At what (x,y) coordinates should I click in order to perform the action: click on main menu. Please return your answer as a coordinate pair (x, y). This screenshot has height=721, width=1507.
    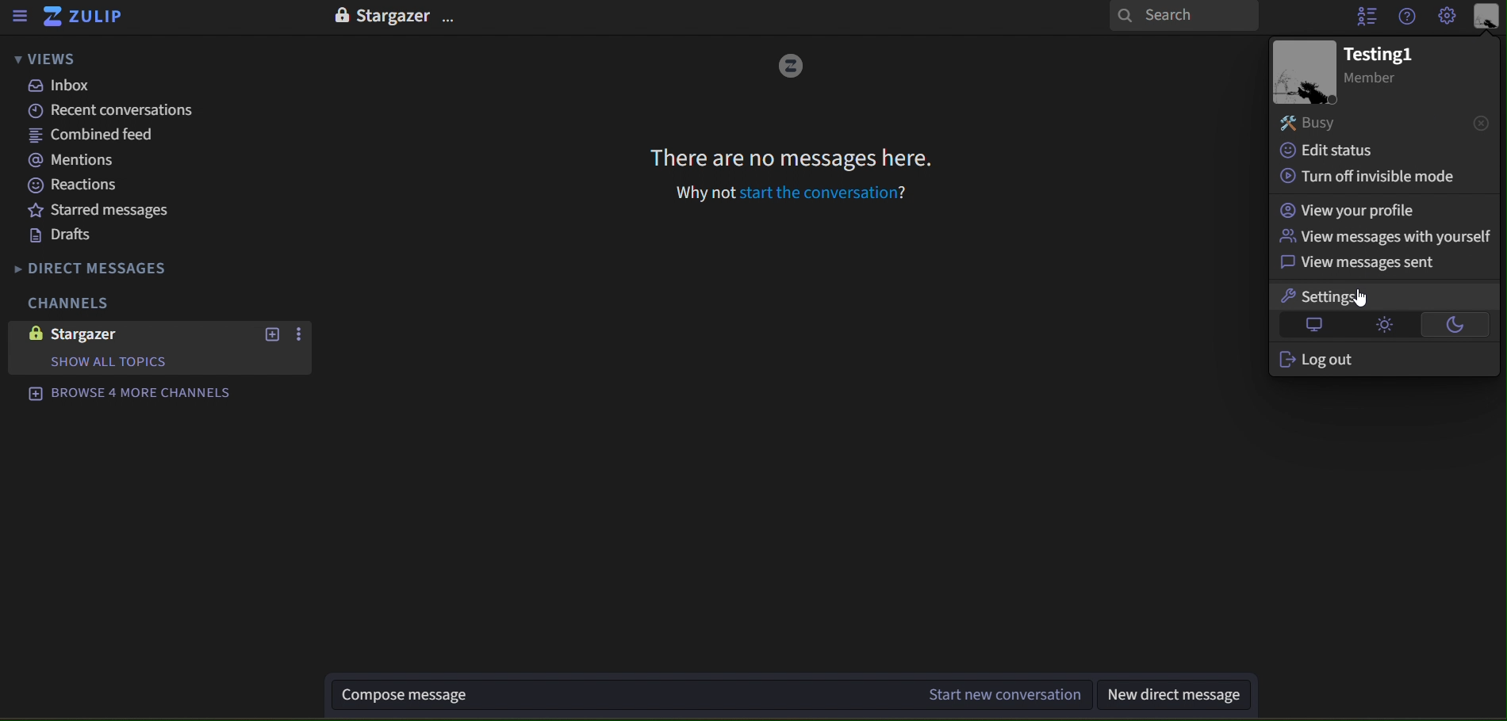
    Looking at the image, I should click on (1448, 17).